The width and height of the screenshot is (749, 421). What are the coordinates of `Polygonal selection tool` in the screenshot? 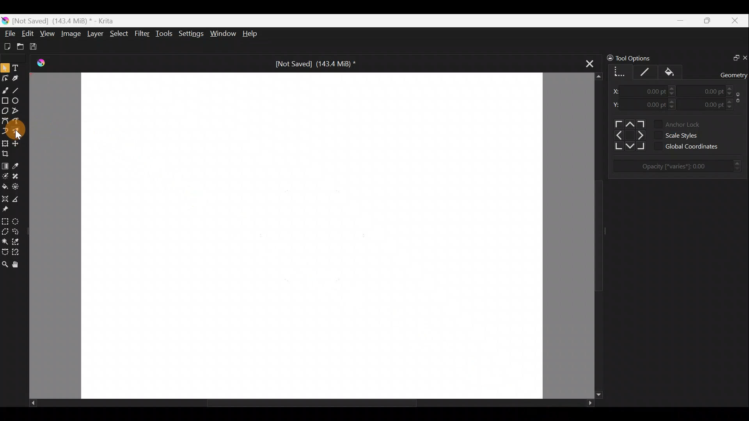 It's located at (5, 231).